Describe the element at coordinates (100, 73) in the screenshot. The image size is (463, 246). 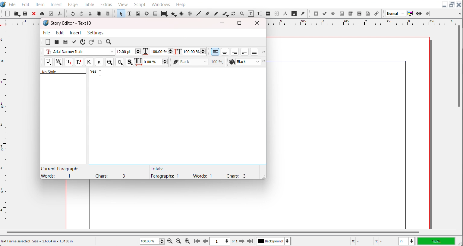
I see `Text Cursor` at that location.